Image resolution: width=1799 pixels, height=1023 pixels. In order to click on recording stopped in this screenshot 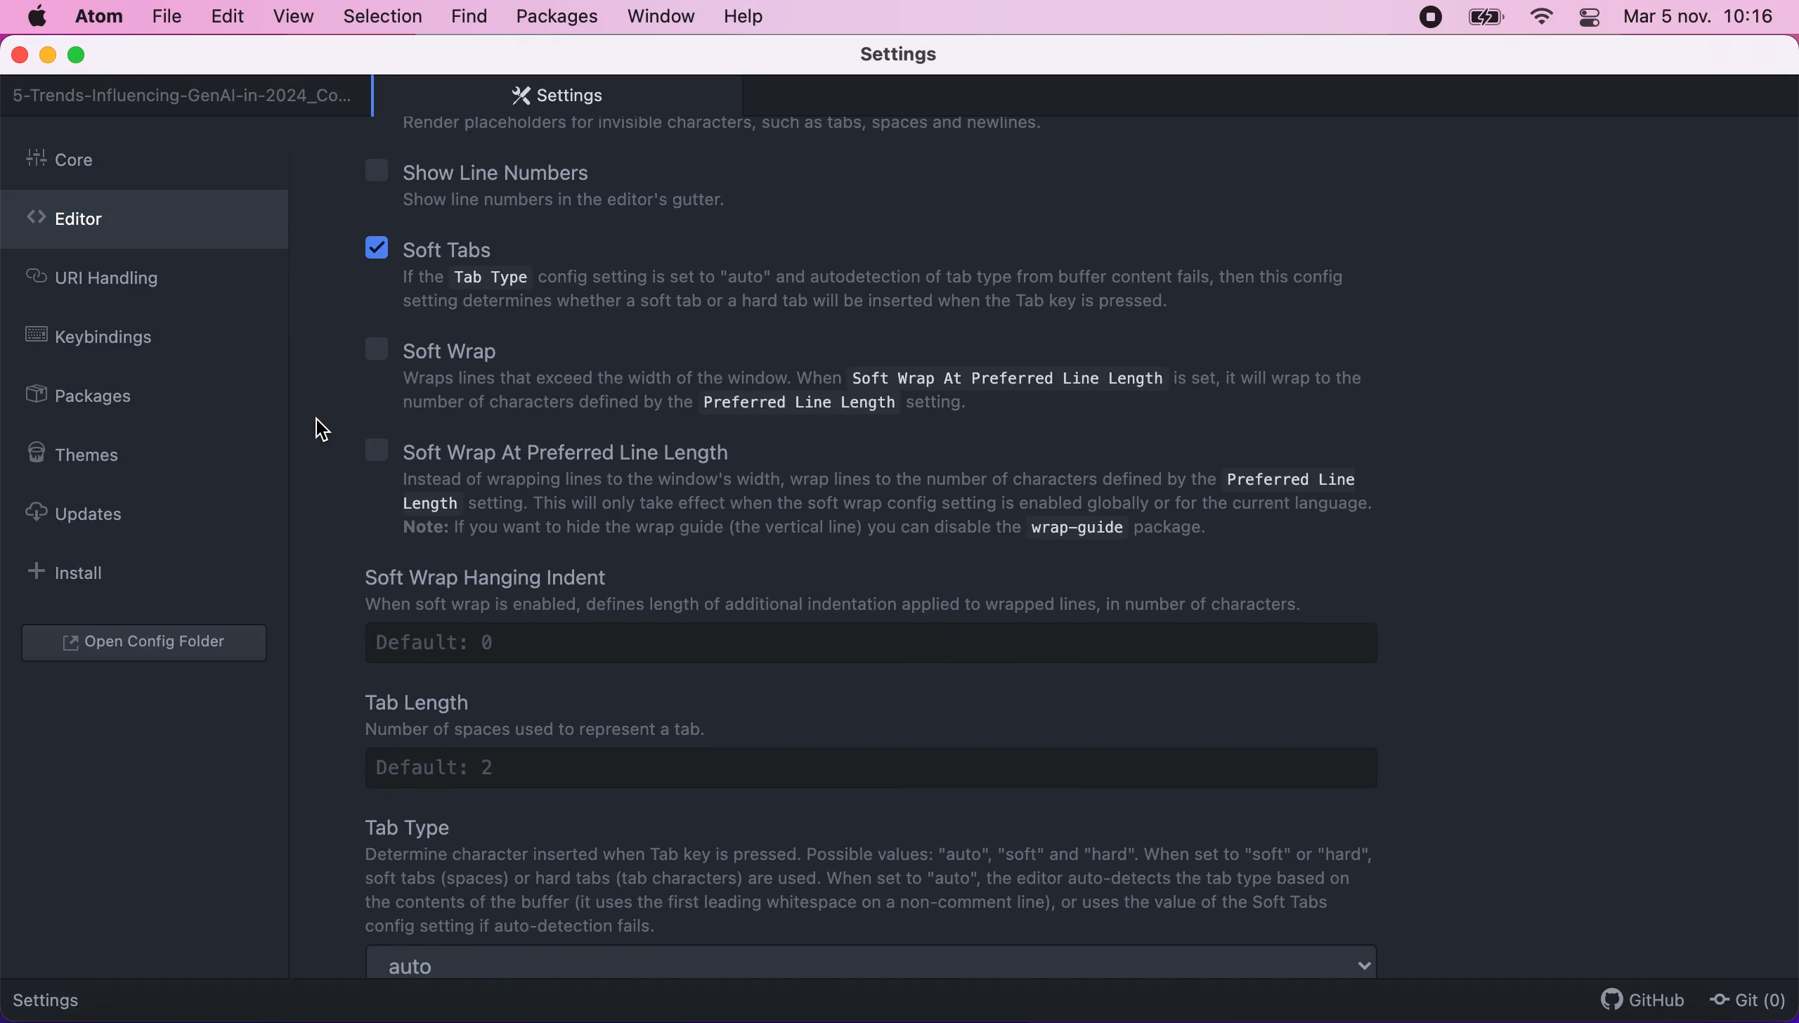, I will do `click(1428, 16)`.